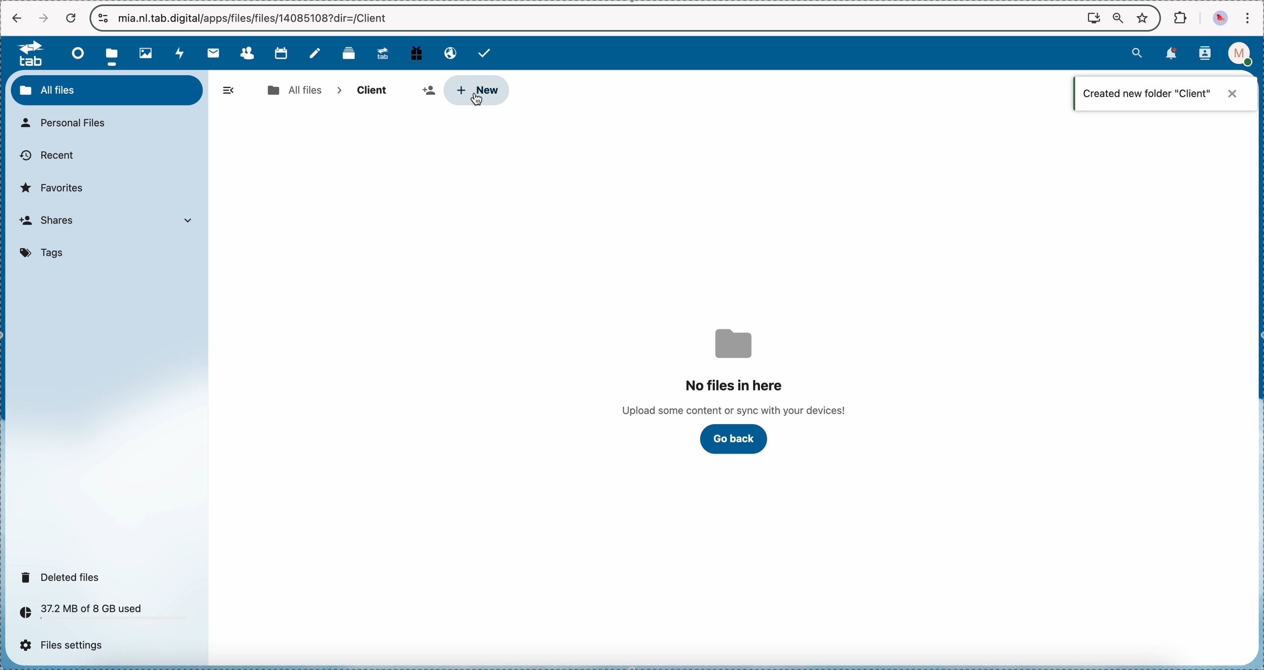  What do you see at coordinates (110, 222) in the screenshot?
I see `shares` at bounding box center [110, 222].